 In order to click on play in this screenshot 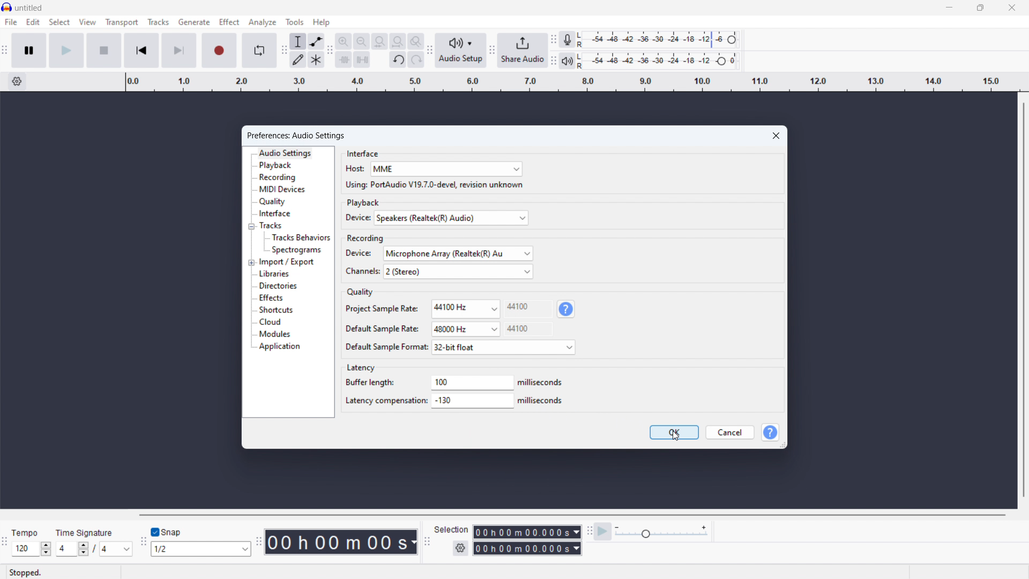, I will do `click(66, 50)`.